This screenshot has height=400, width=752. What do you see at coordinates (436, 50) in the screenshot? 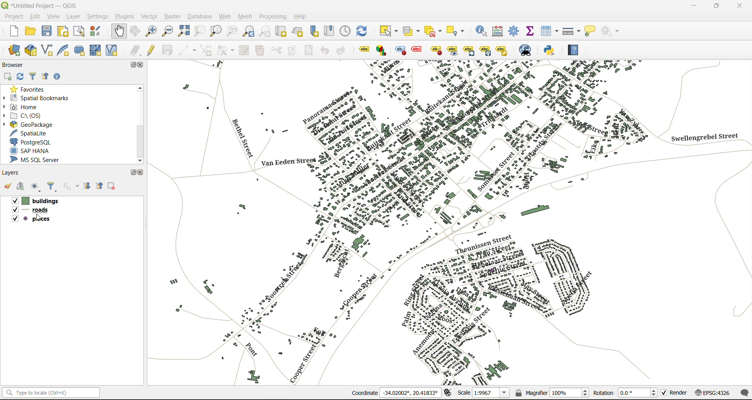
I see `pin\unpin labels and diagrams` at bounding box center [436, 50].